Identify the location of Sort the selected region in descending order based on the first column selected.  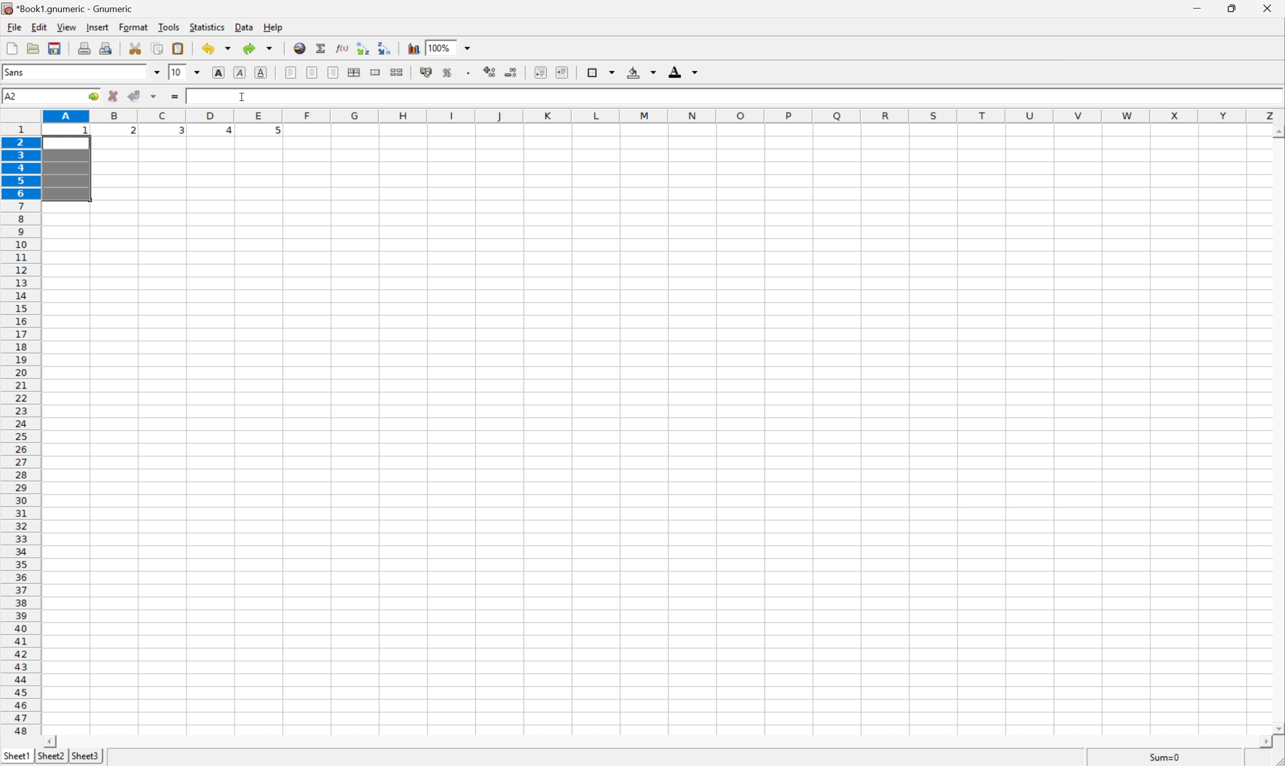
(385, 48).